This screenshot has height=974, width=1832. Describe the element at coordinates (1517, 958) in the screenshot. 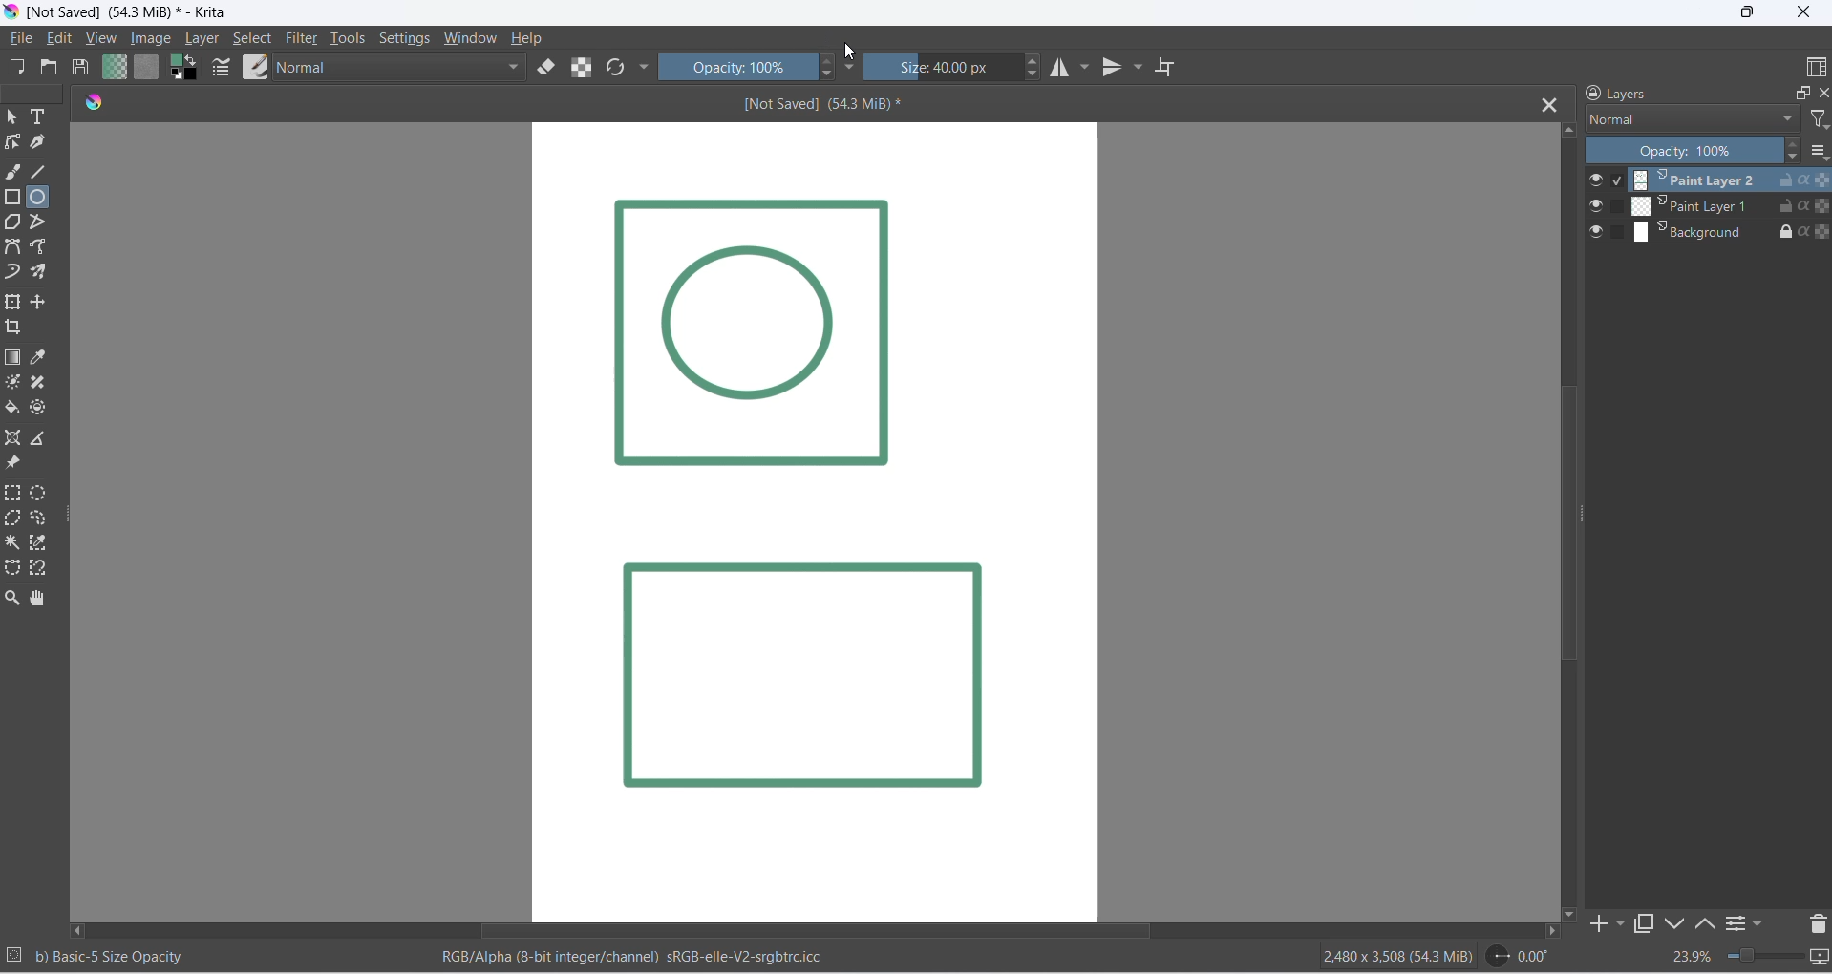

I see `0.00` at that location.